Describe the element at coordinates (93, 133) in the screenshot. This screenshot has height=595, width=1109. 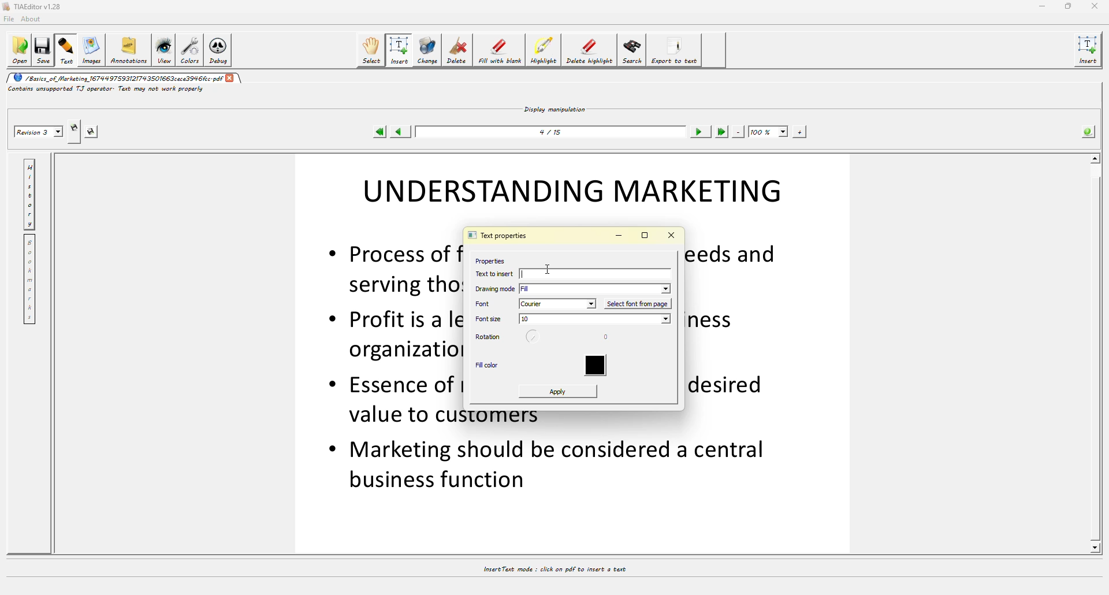
I see `saves the revision` at that location.